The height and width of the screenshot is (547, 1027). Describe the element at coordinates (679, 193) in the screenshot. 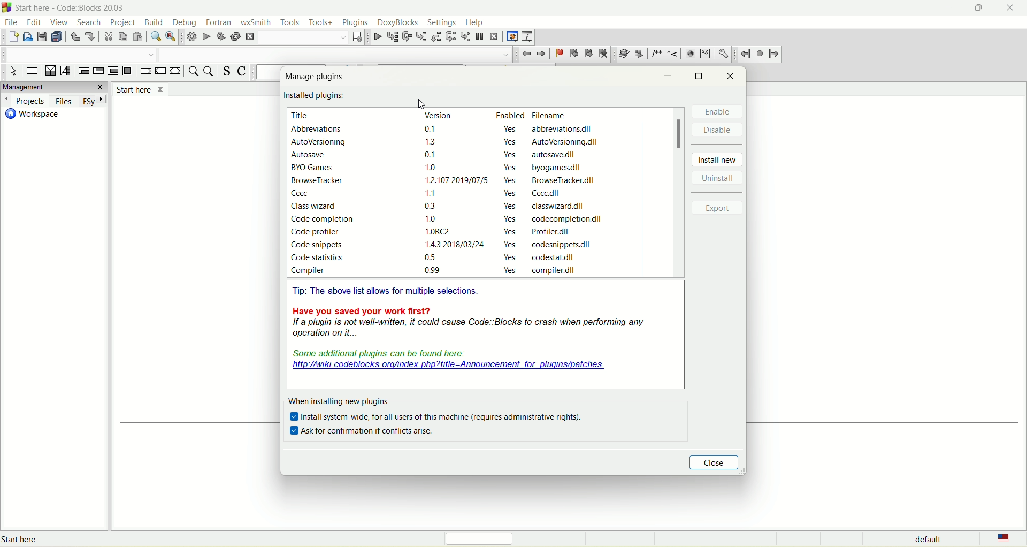

I see `vertical scroll bar` at that location.